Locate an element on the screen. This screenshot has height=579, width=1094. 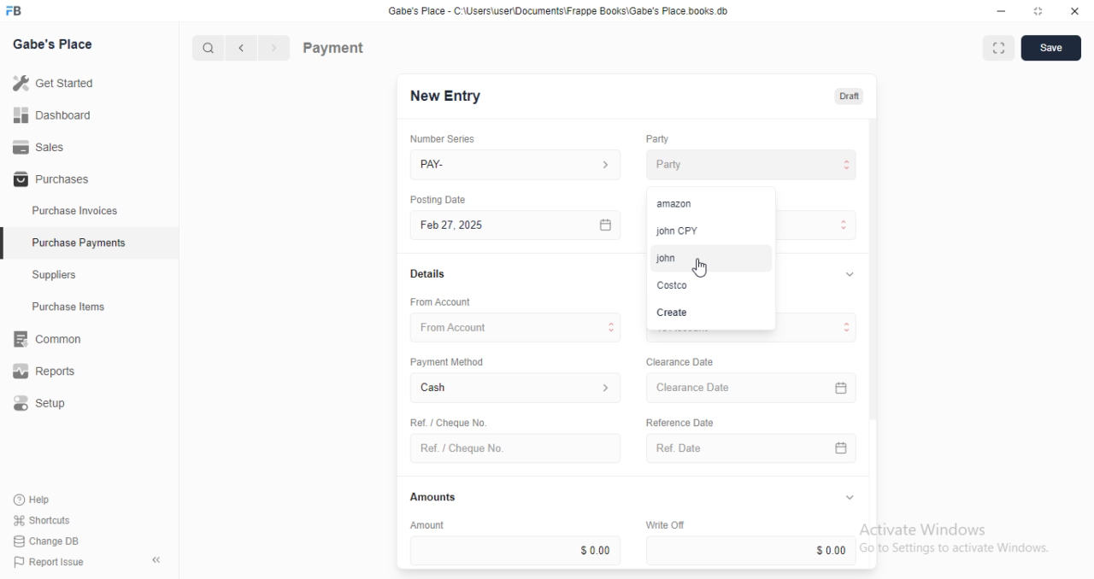
‘Payment Method is located at coordinates (446, 361).